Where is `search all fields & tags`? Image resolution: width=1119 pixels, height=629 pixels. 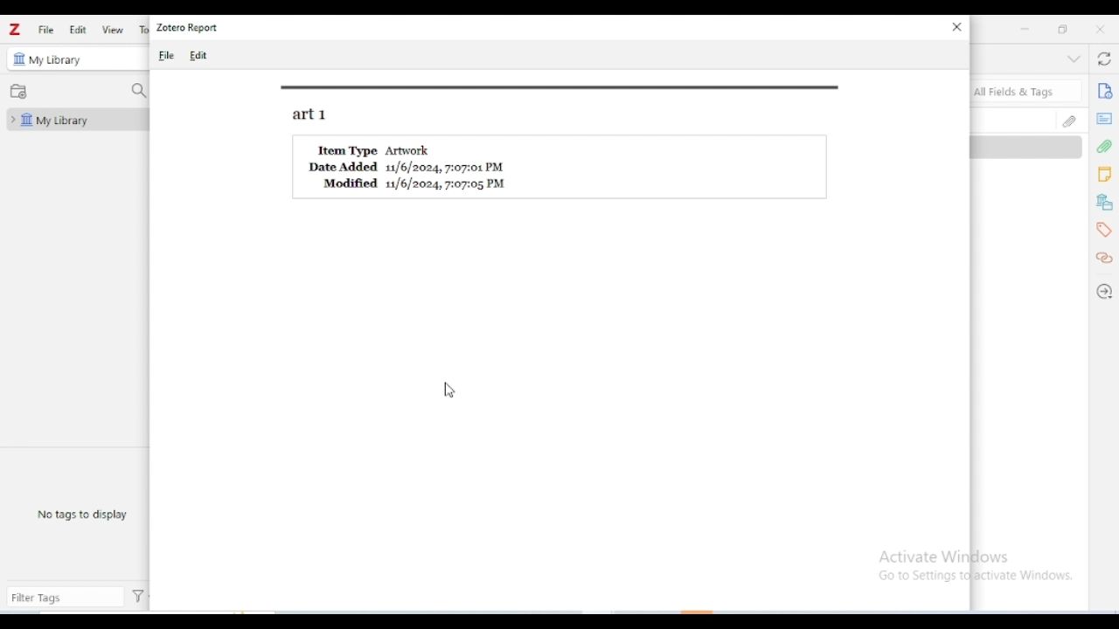 search all fields & tags is located at coordinates (1027, 91).